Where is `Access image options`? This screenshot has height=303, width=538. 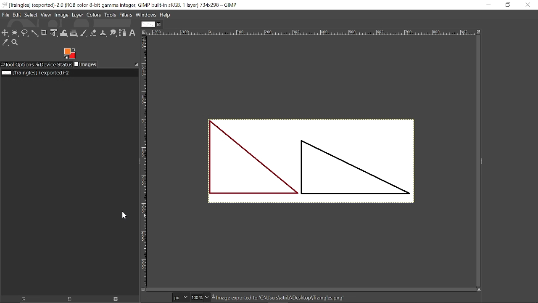 Access image options is located at coordinates (143, 32).